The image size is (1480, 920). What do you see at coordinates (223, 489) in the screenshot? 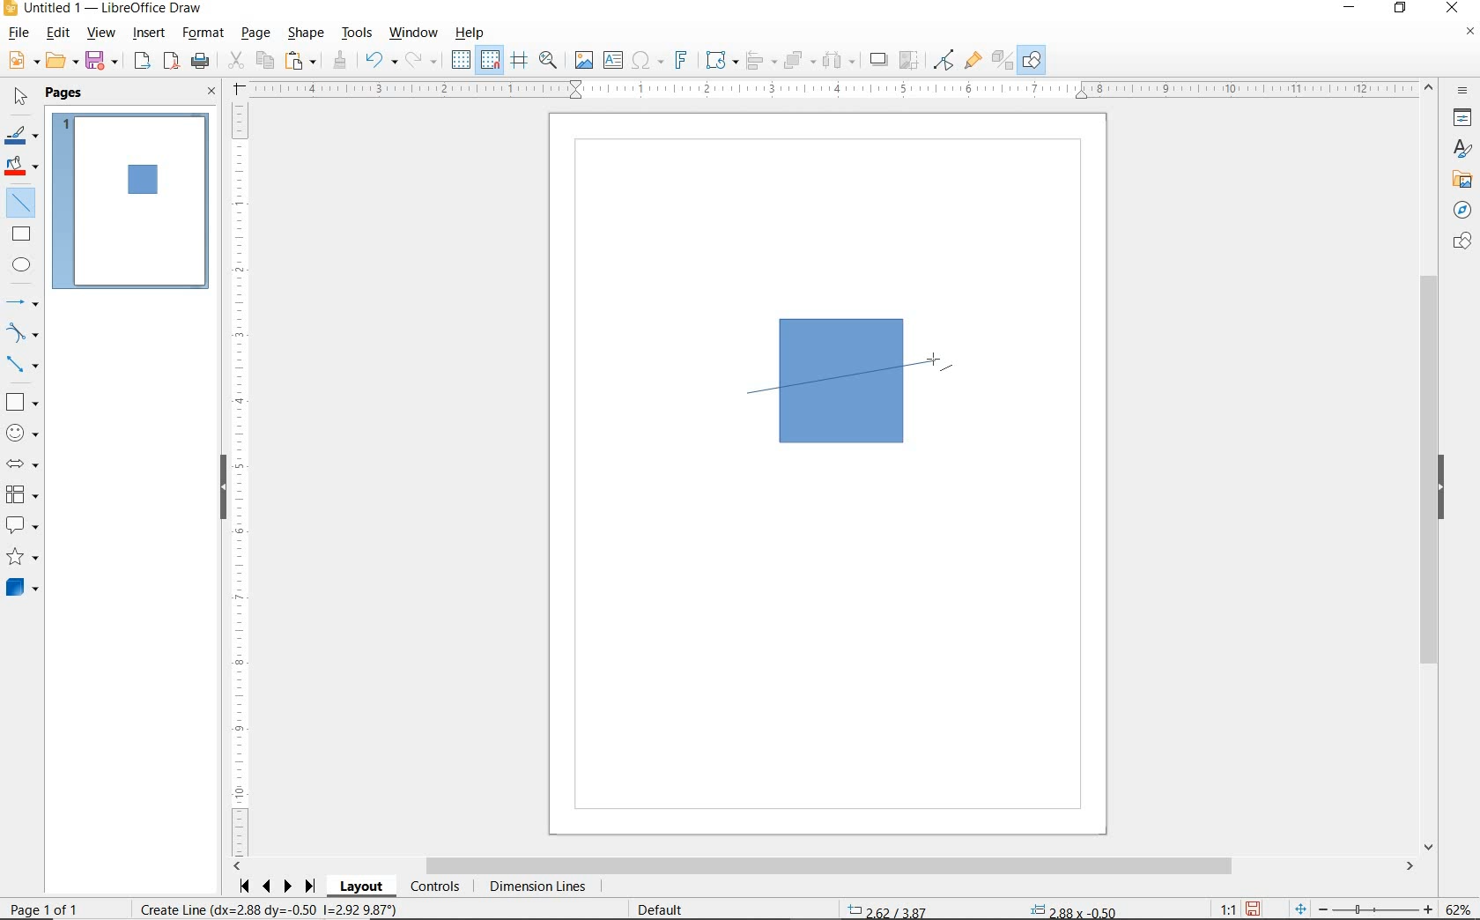
I see `HIDE` at bounding box center [223, 489].